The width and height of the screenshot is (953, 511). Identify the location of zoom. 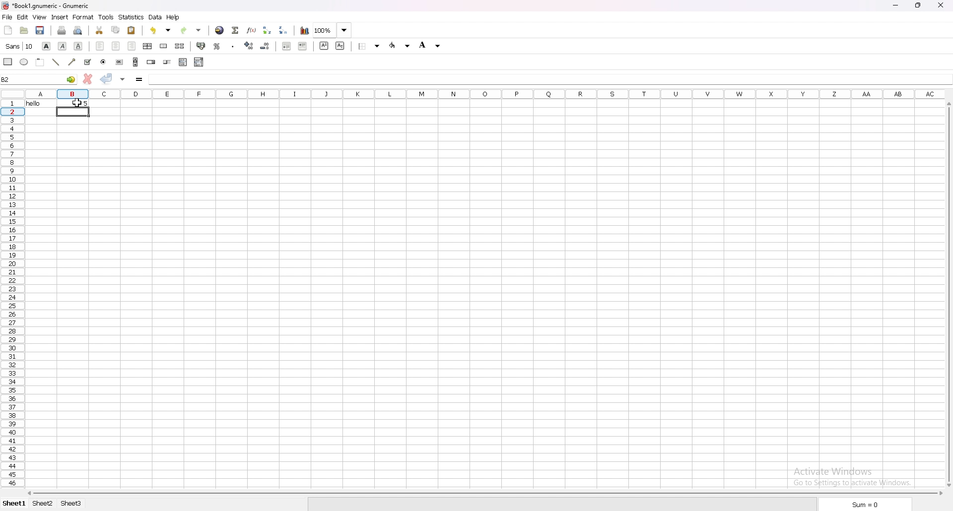
(333, 30).